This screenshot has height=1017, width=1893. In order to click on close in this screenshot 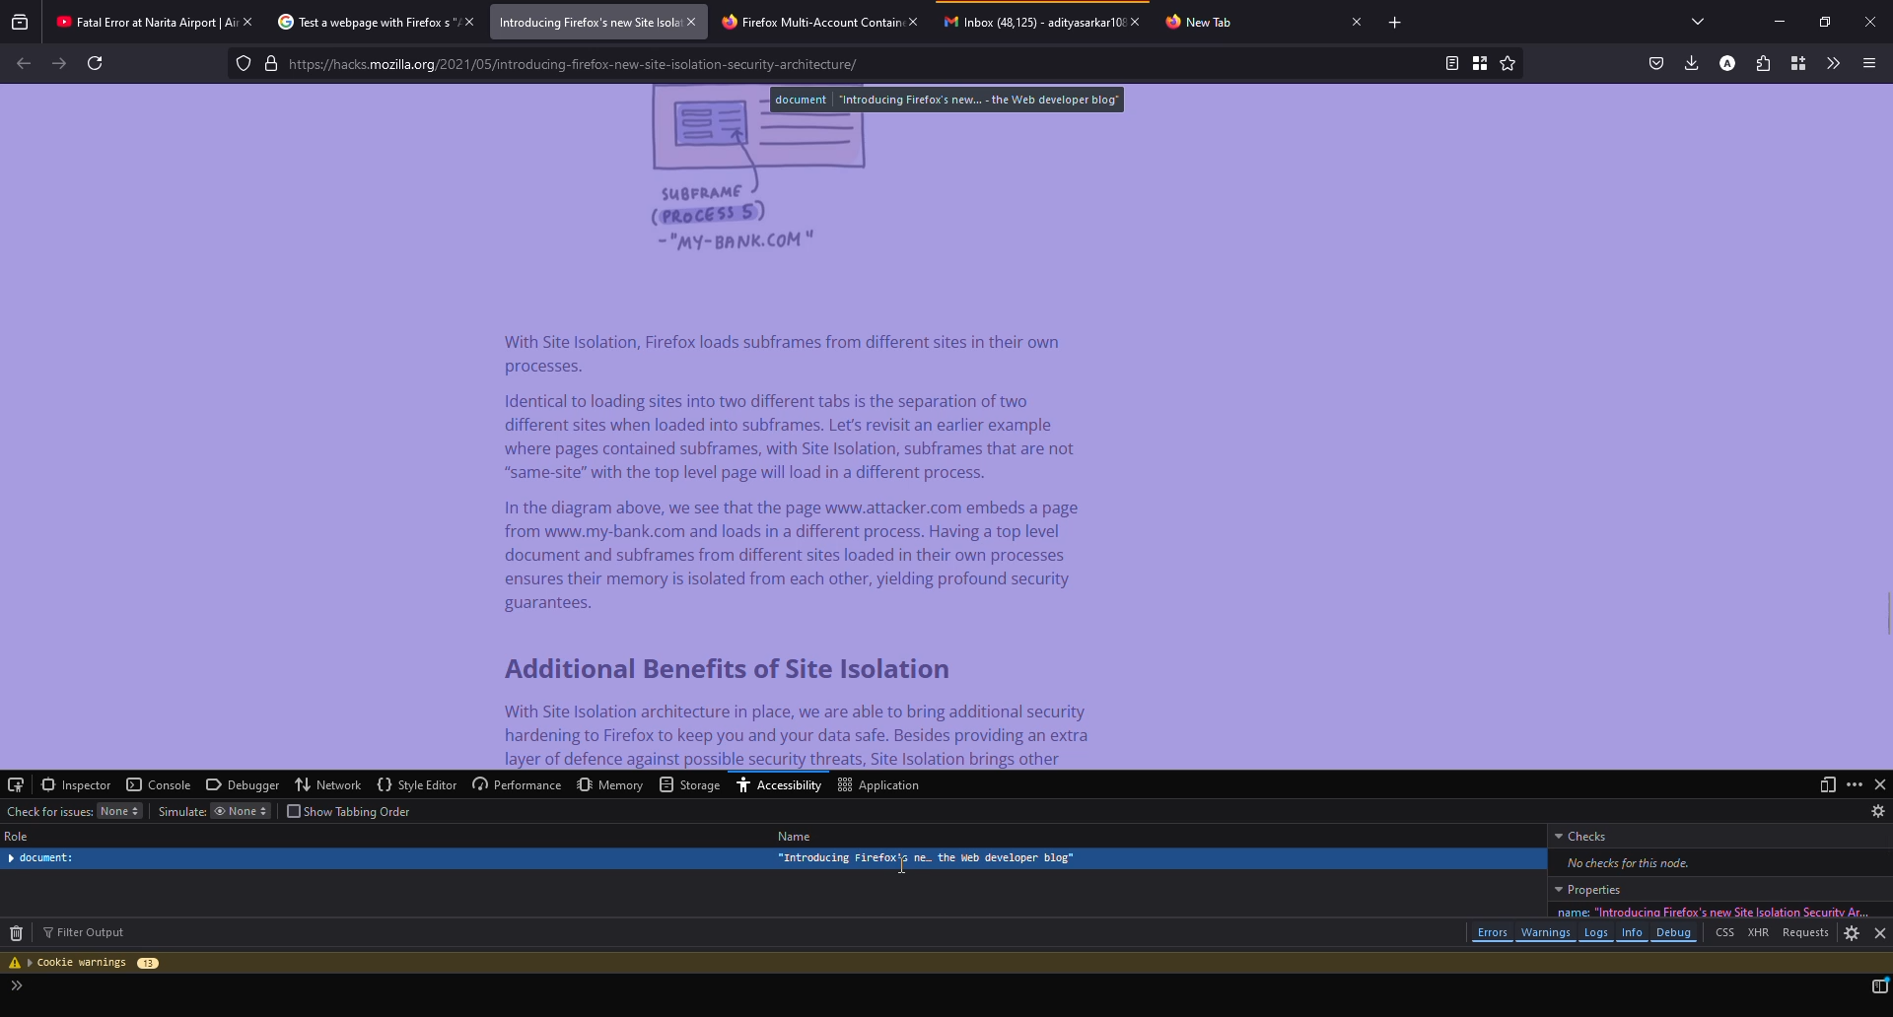, I will do `click(466, 22)`.